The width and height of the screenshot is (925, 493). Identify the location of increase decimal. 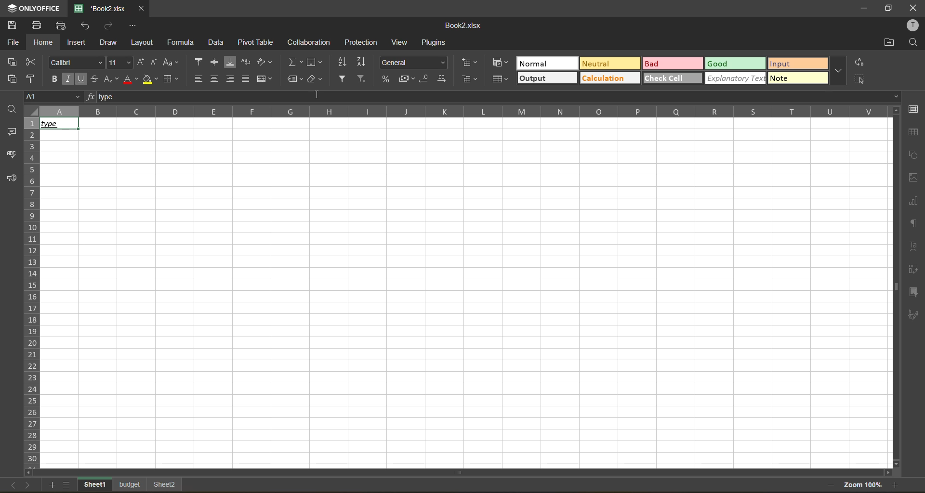
(443, 79).